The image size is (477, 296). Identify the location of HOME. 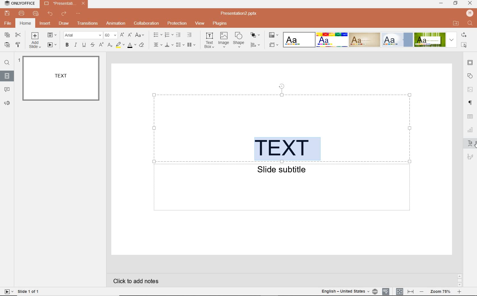
(25, 24).